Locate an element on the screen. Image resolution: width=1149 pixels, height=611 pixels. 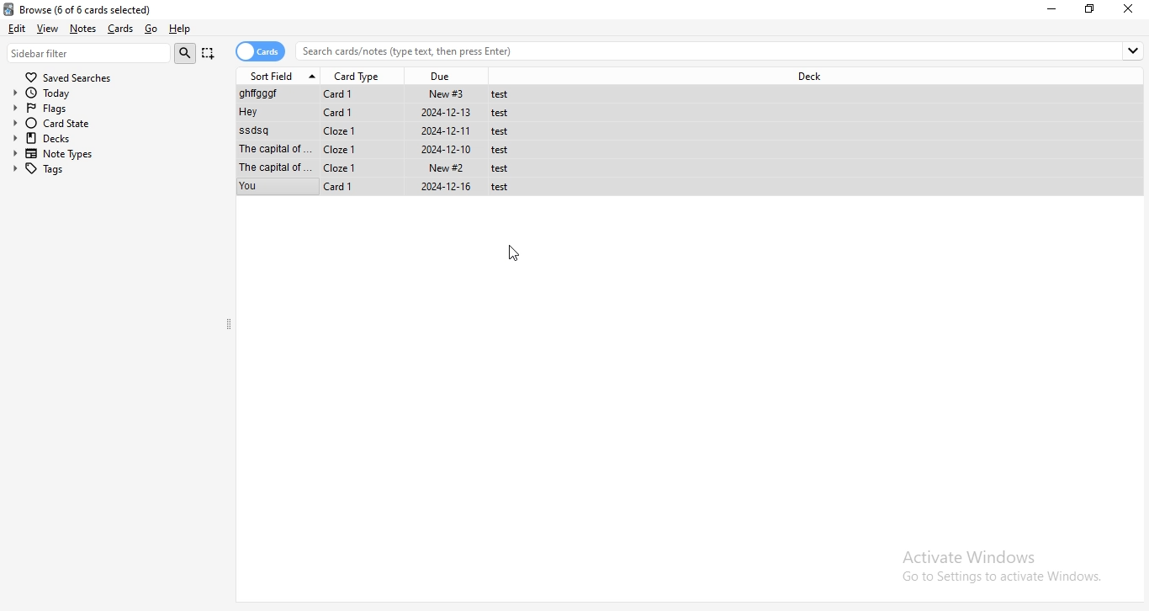
close is located at coordinates (1130, 9).